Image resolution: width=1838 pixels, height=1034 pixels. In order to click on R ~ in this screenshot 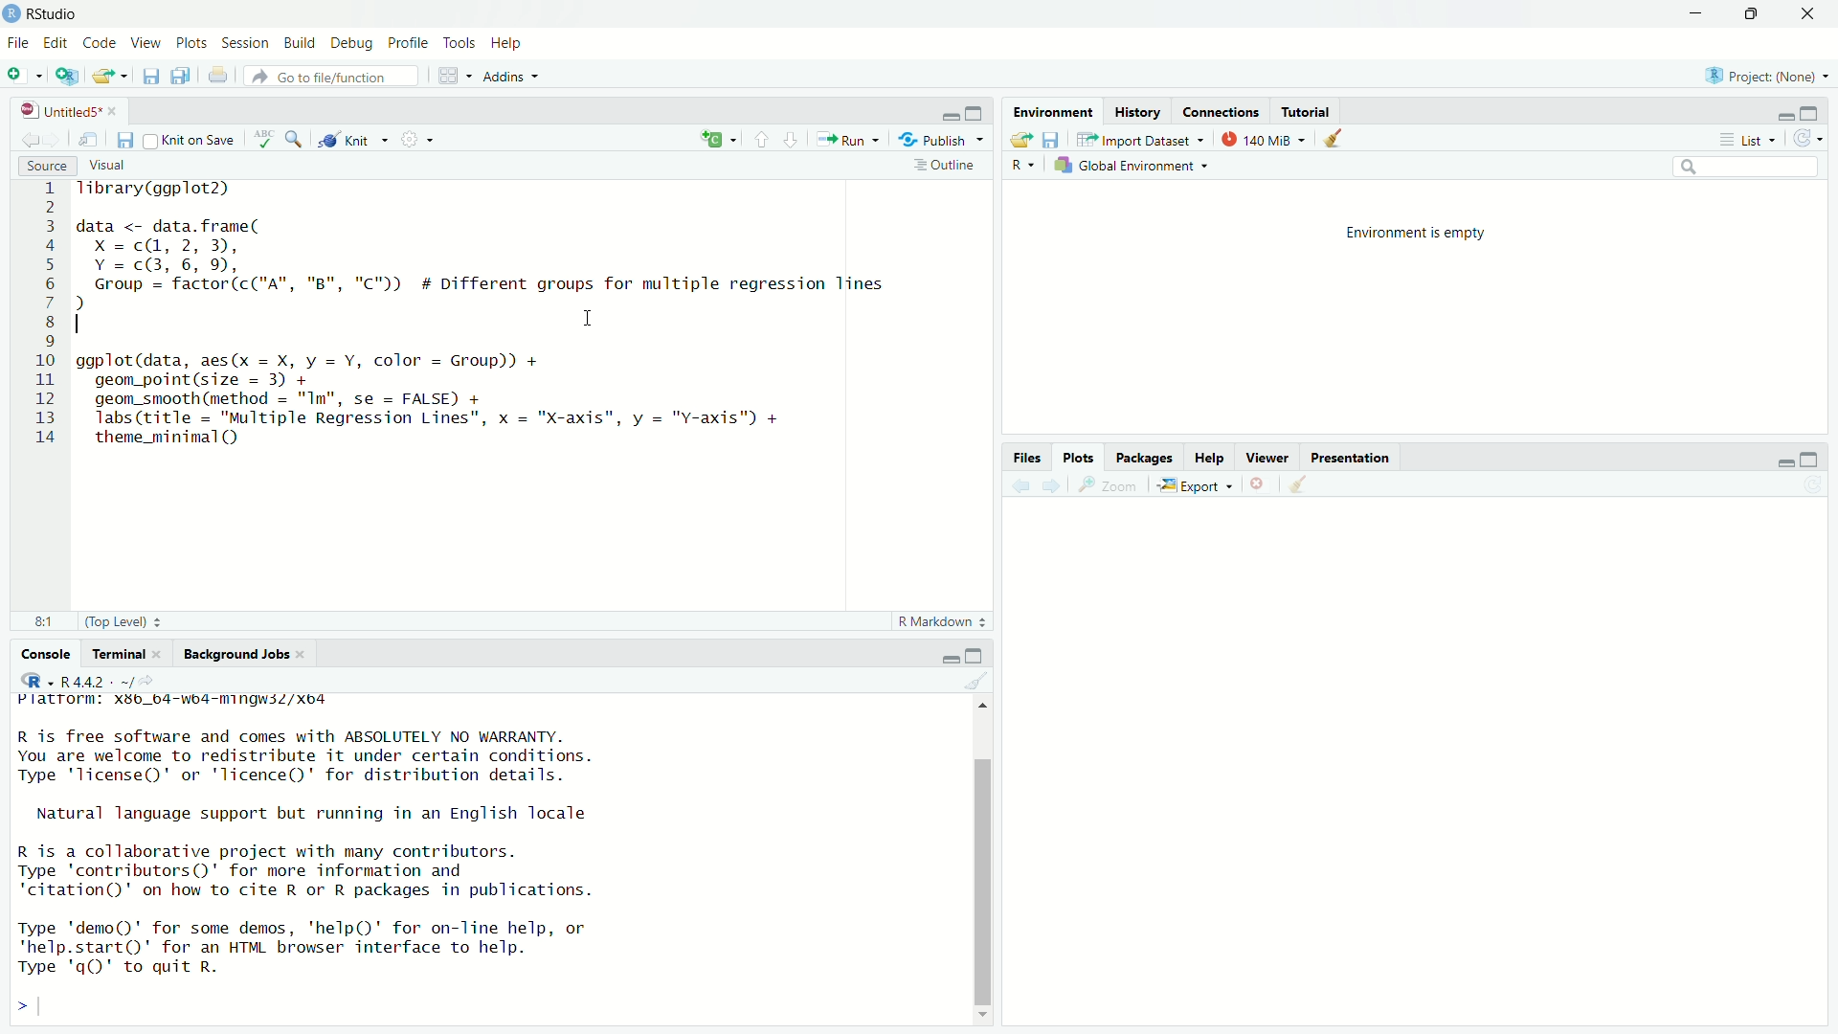, I will do `click(1025, 161)`.